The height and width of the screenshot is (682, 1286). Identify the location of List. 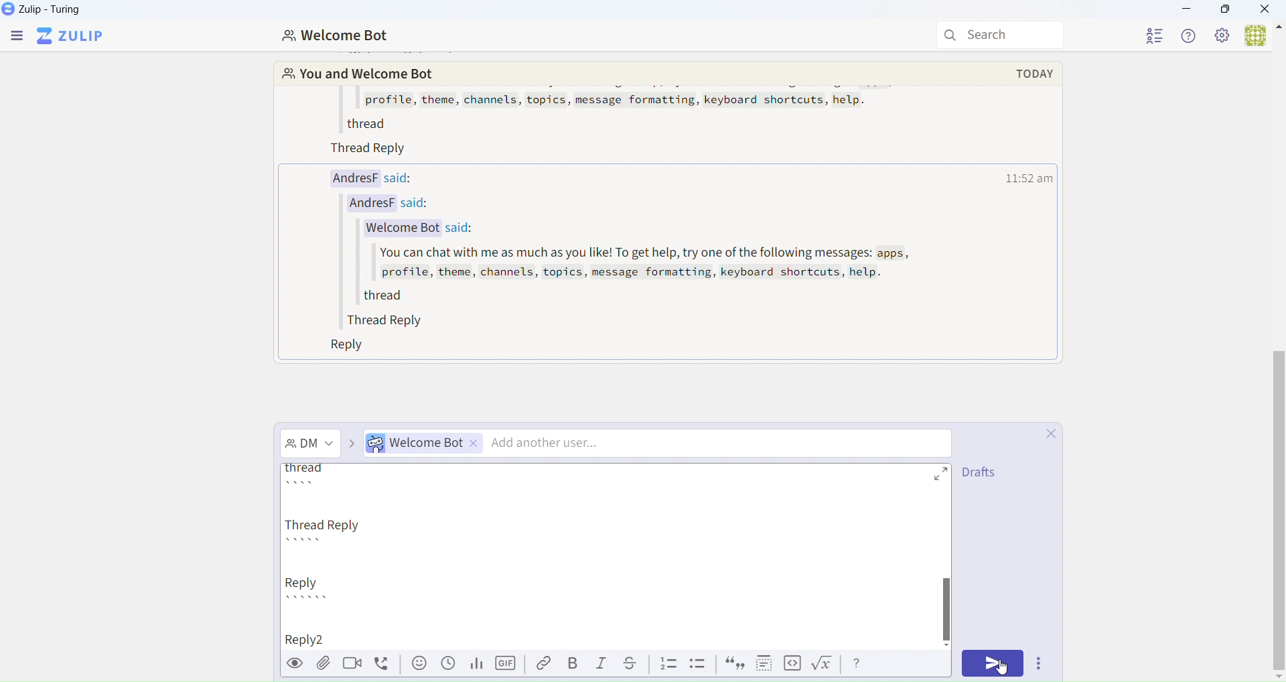
(698, 665).